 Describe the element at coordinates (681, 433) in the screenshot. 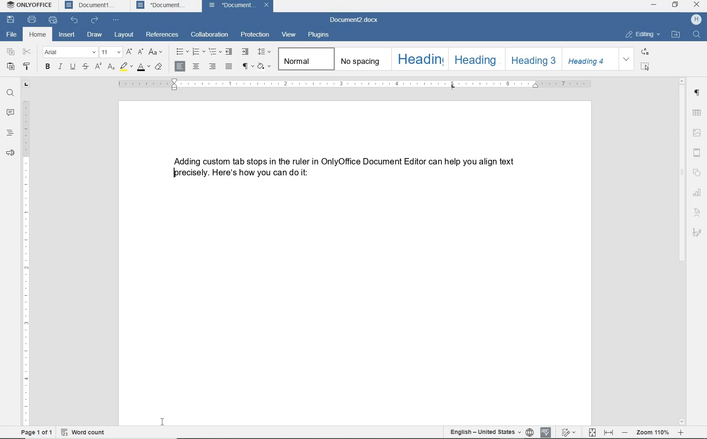

I see `zoom in` at that location.